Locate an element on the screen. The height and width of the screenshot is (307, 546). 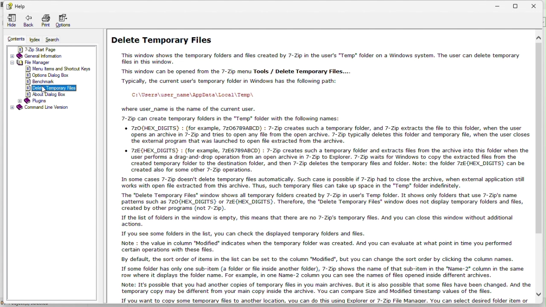
delete temporary files help page is located at coordinates (326, 168).